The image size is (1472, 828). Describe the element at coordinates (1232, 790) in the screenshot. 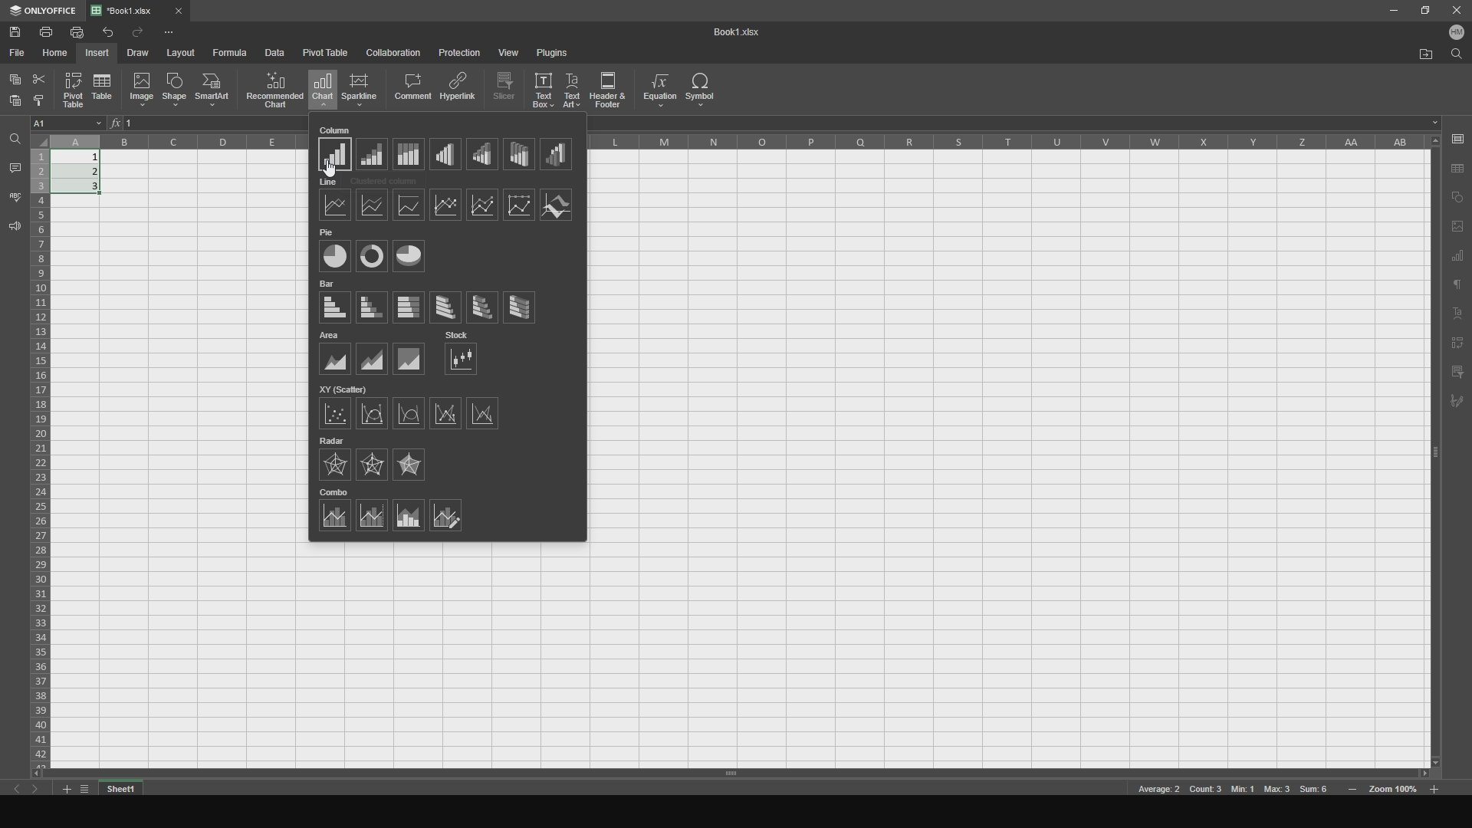

I see `meta data` at that location.